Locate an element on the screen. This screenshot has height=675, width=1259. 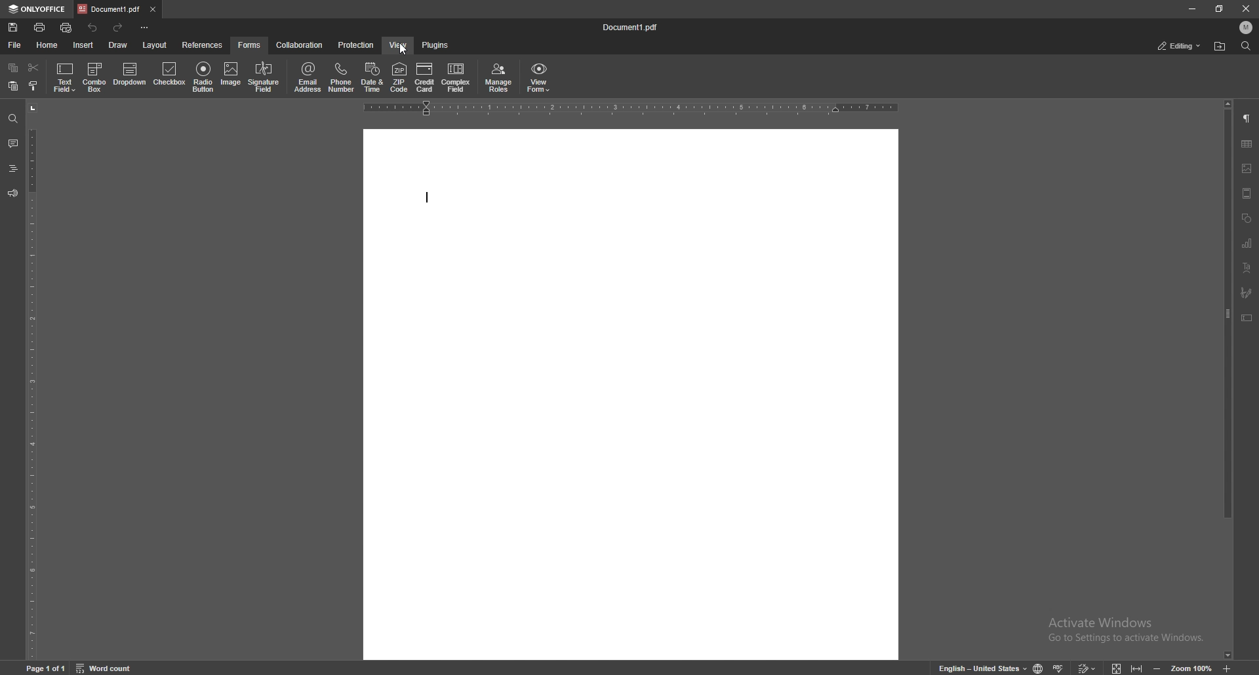
cursor is located at coordinates (402, 49).